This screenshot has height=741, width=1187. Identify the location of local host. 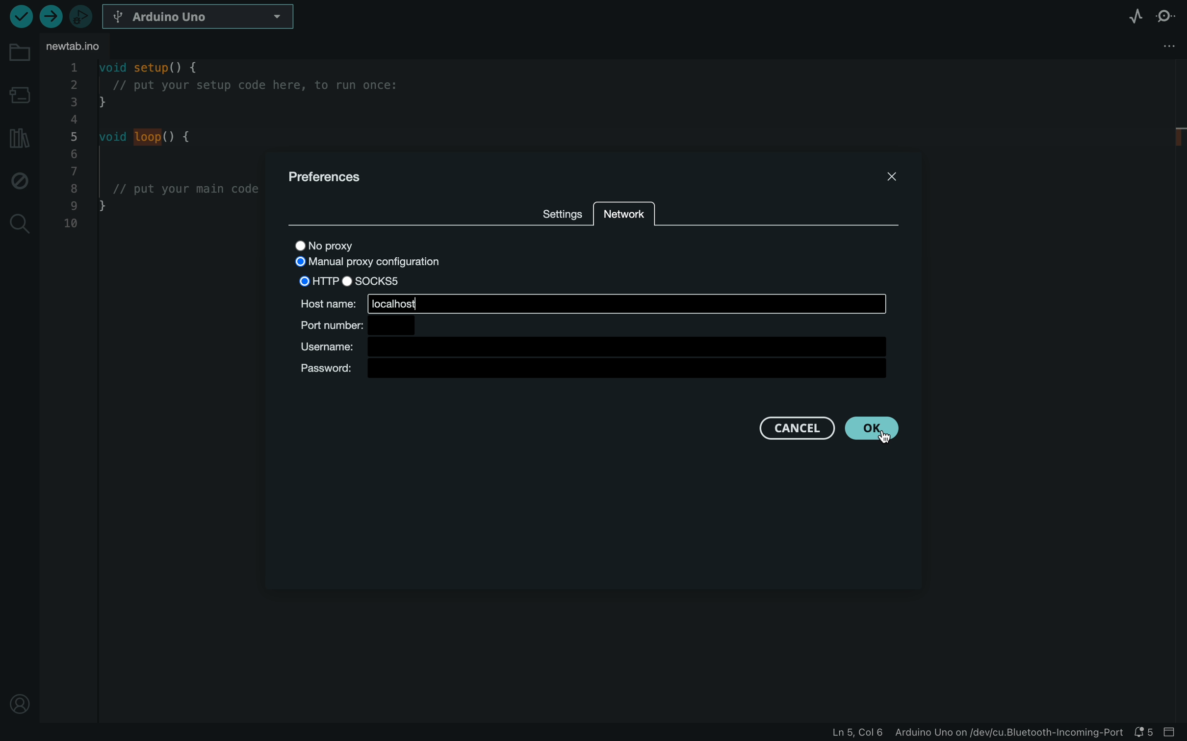
(629, 303).